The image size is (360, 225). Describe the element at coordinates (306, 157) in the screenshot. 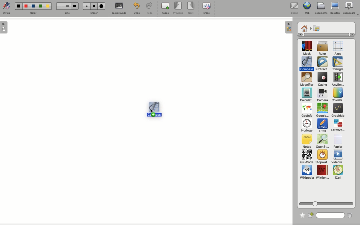

I see `QR code` at that location.